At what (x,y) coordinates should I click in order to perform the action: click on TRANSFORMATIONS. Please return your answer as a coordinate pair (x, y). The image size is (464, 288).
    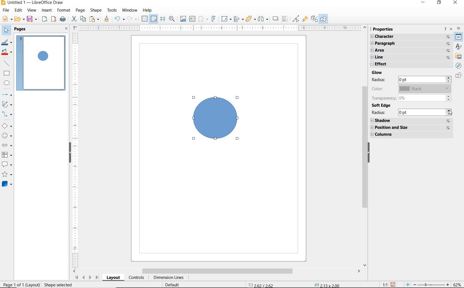
    Looking at the image, I should click on (226, 18).